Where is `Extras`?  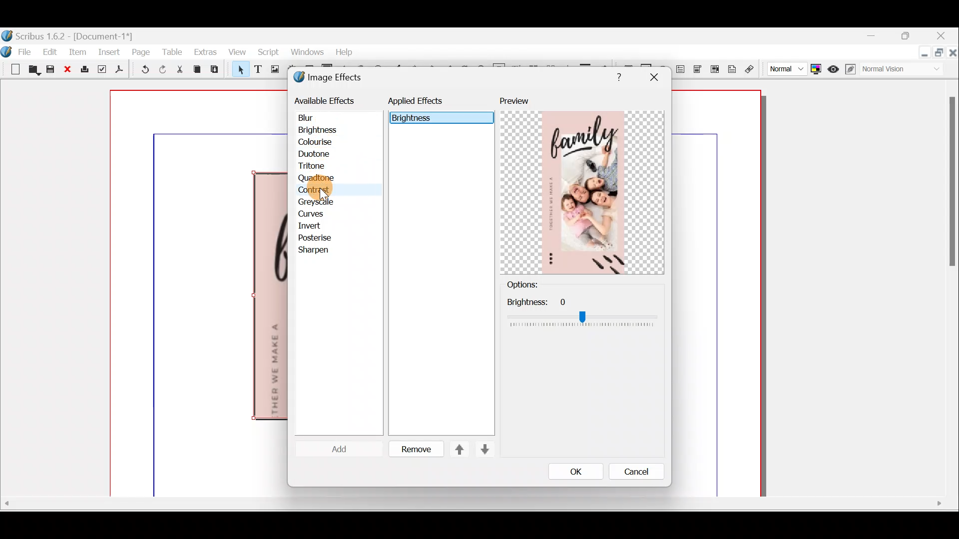 Extras is located at coordinates (205, 51).